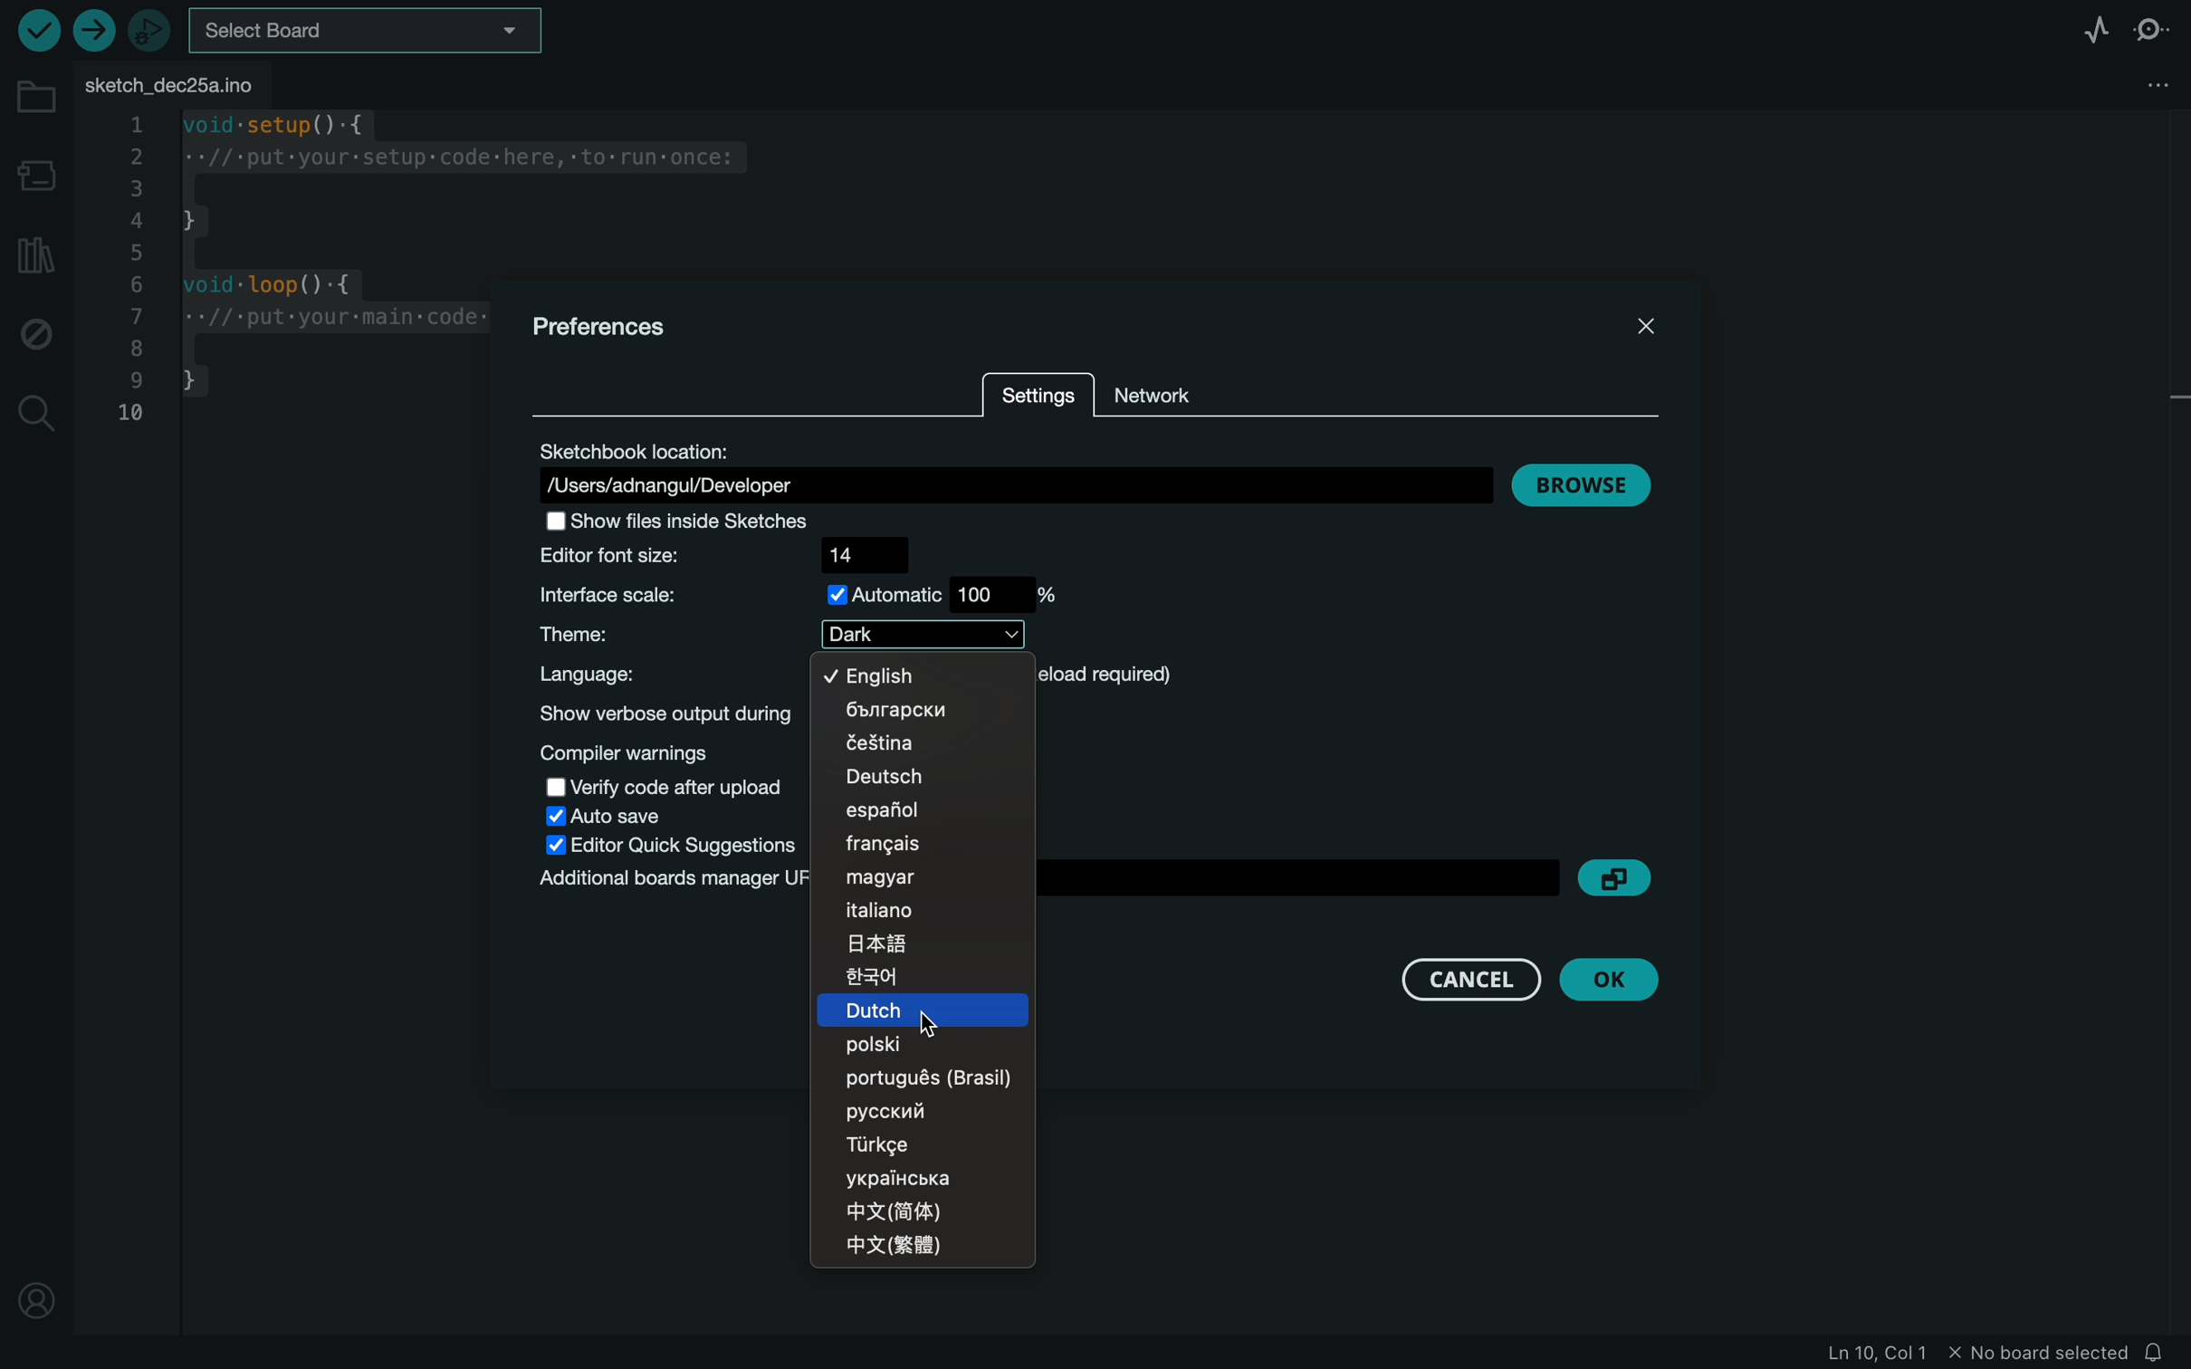  I want to click on notification, so click(2158, 1354).